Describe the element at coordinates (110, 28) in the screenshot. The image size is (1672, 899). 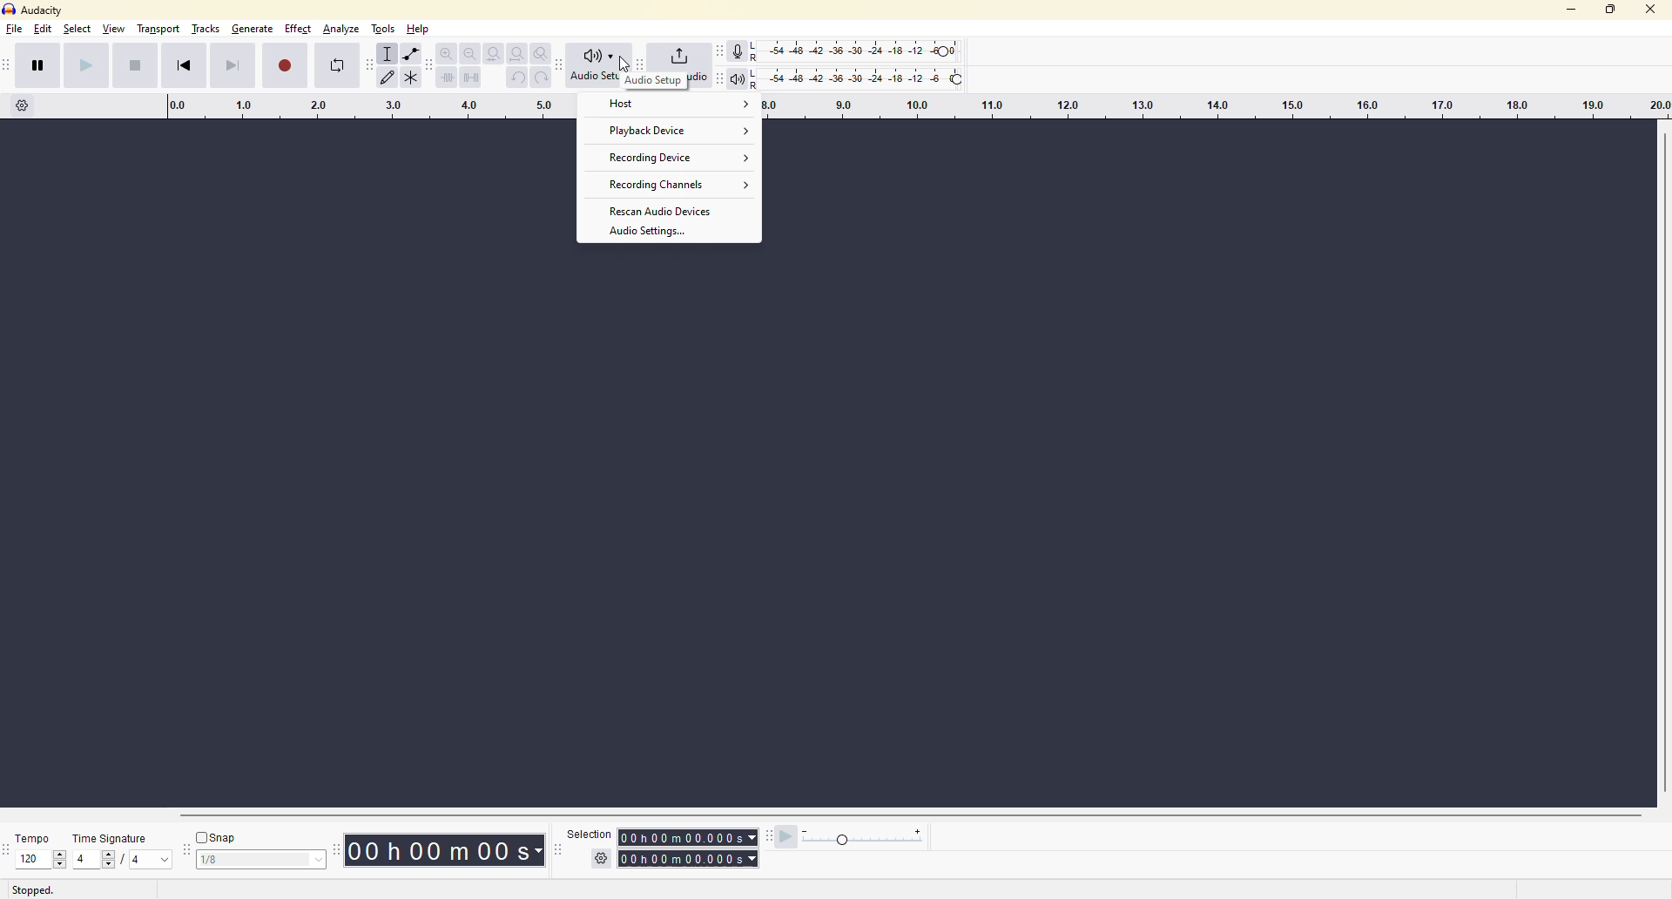
I see `view` at that location.